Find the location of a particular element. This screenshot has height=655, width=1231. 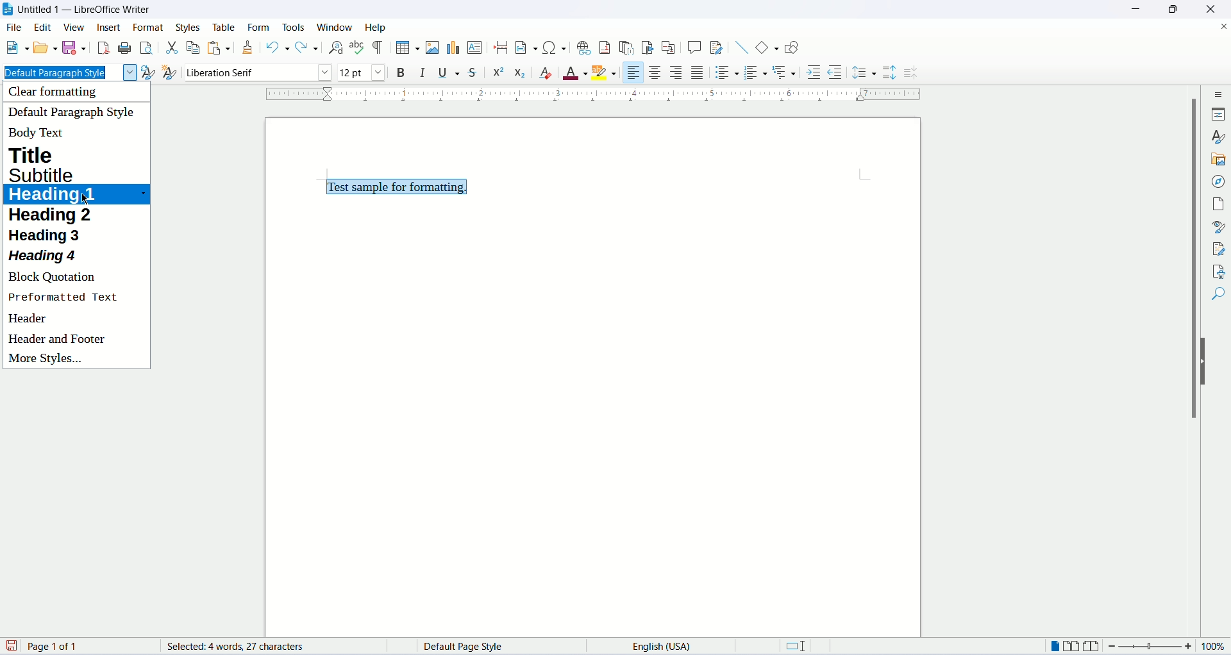

underline is located at coordinates (451, 73).